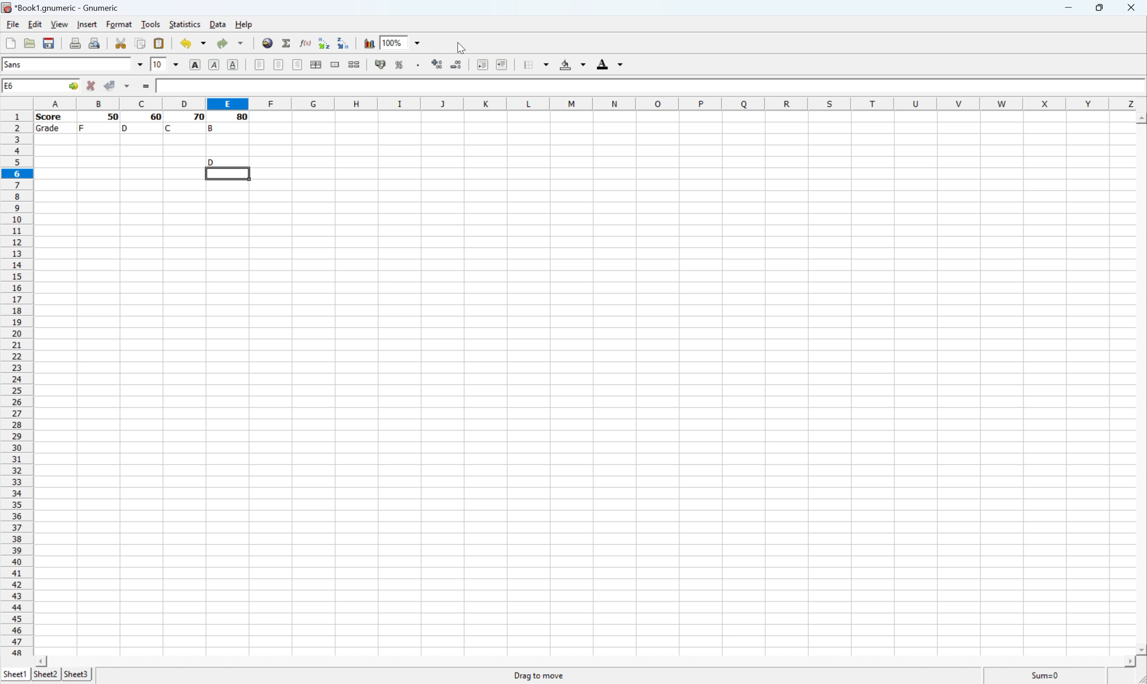 The height and width of the screenshot is (684, 1147). What do you see at coordinates (154, 117) in the screenshot?
I see `60` at bounding box center [154, 117].